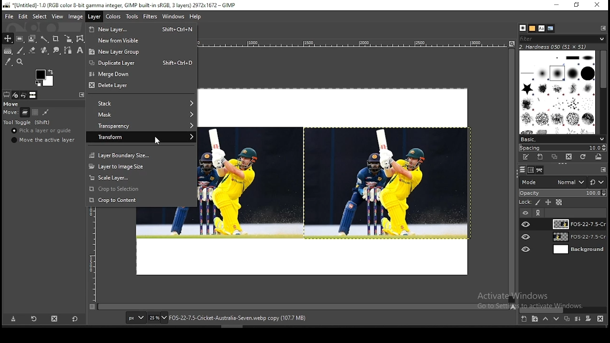 This screenshot has height=343, width=610. Describe the element at coordinates (173, 17) in the screenshot. I see `windows` at that location.